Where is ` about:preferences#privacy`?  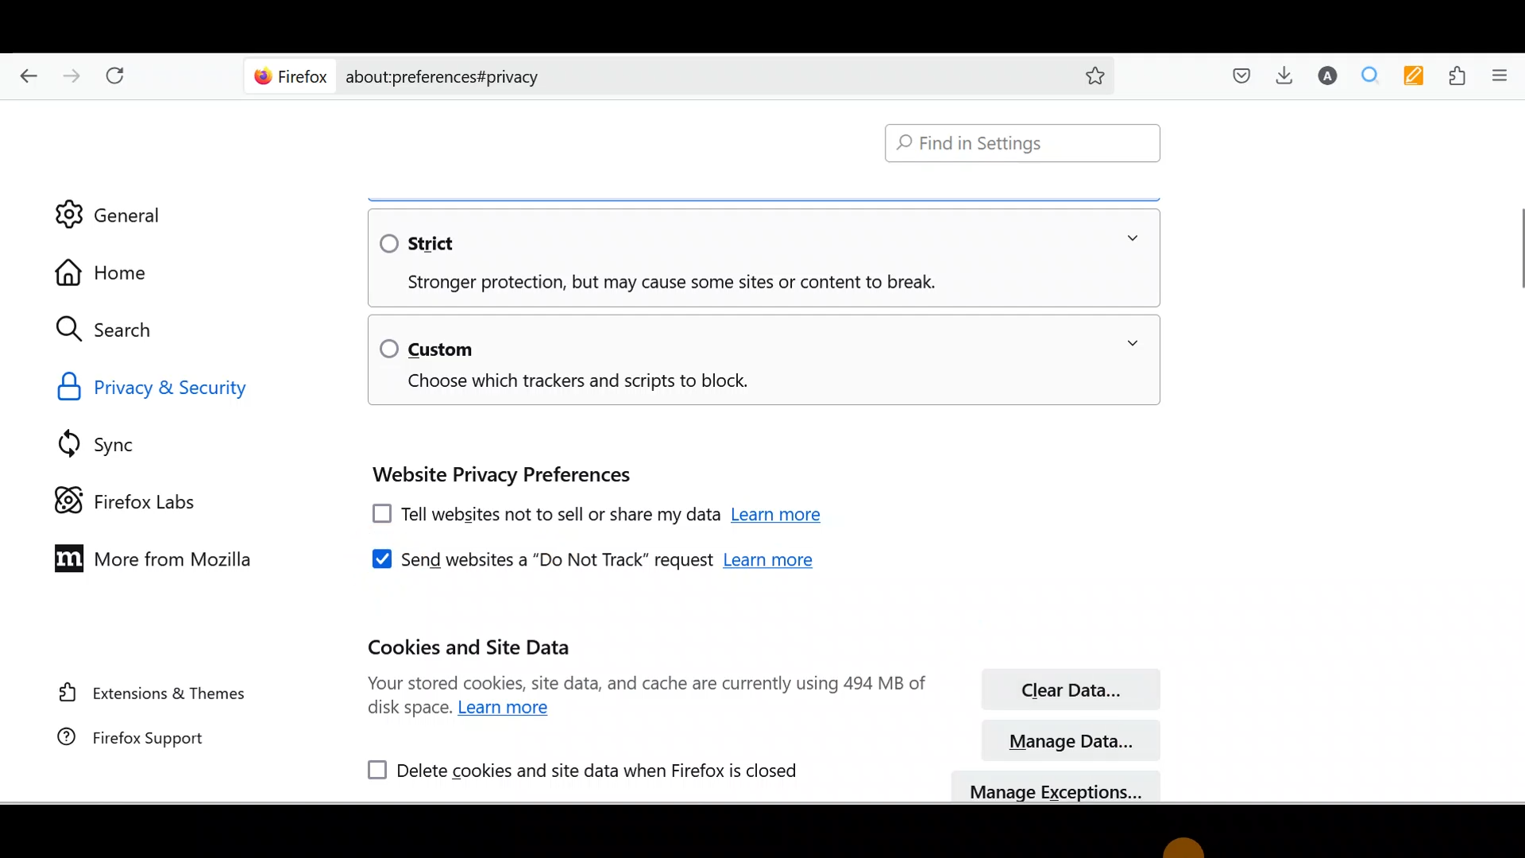
 about:preferences#privacy is located at coordinates (701, 77).